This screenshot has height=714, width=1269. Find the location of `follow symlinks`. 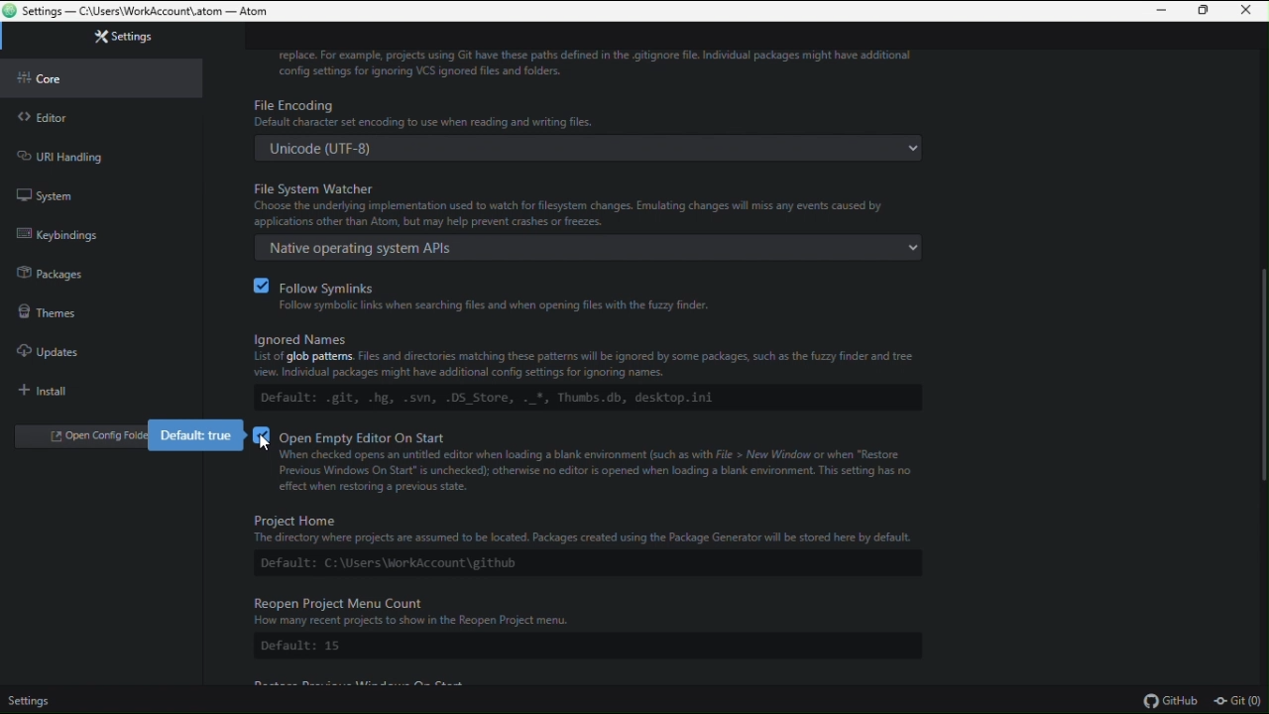

follow symlinks is located at coordinates (599, 295).